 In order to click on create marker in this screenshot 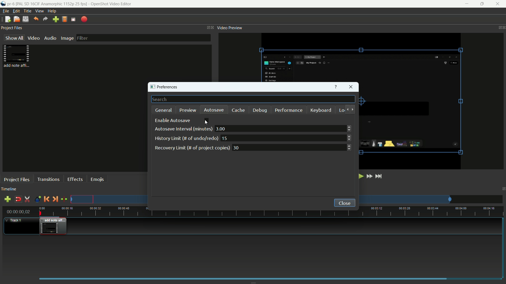, I will do `click(37, 199)`.